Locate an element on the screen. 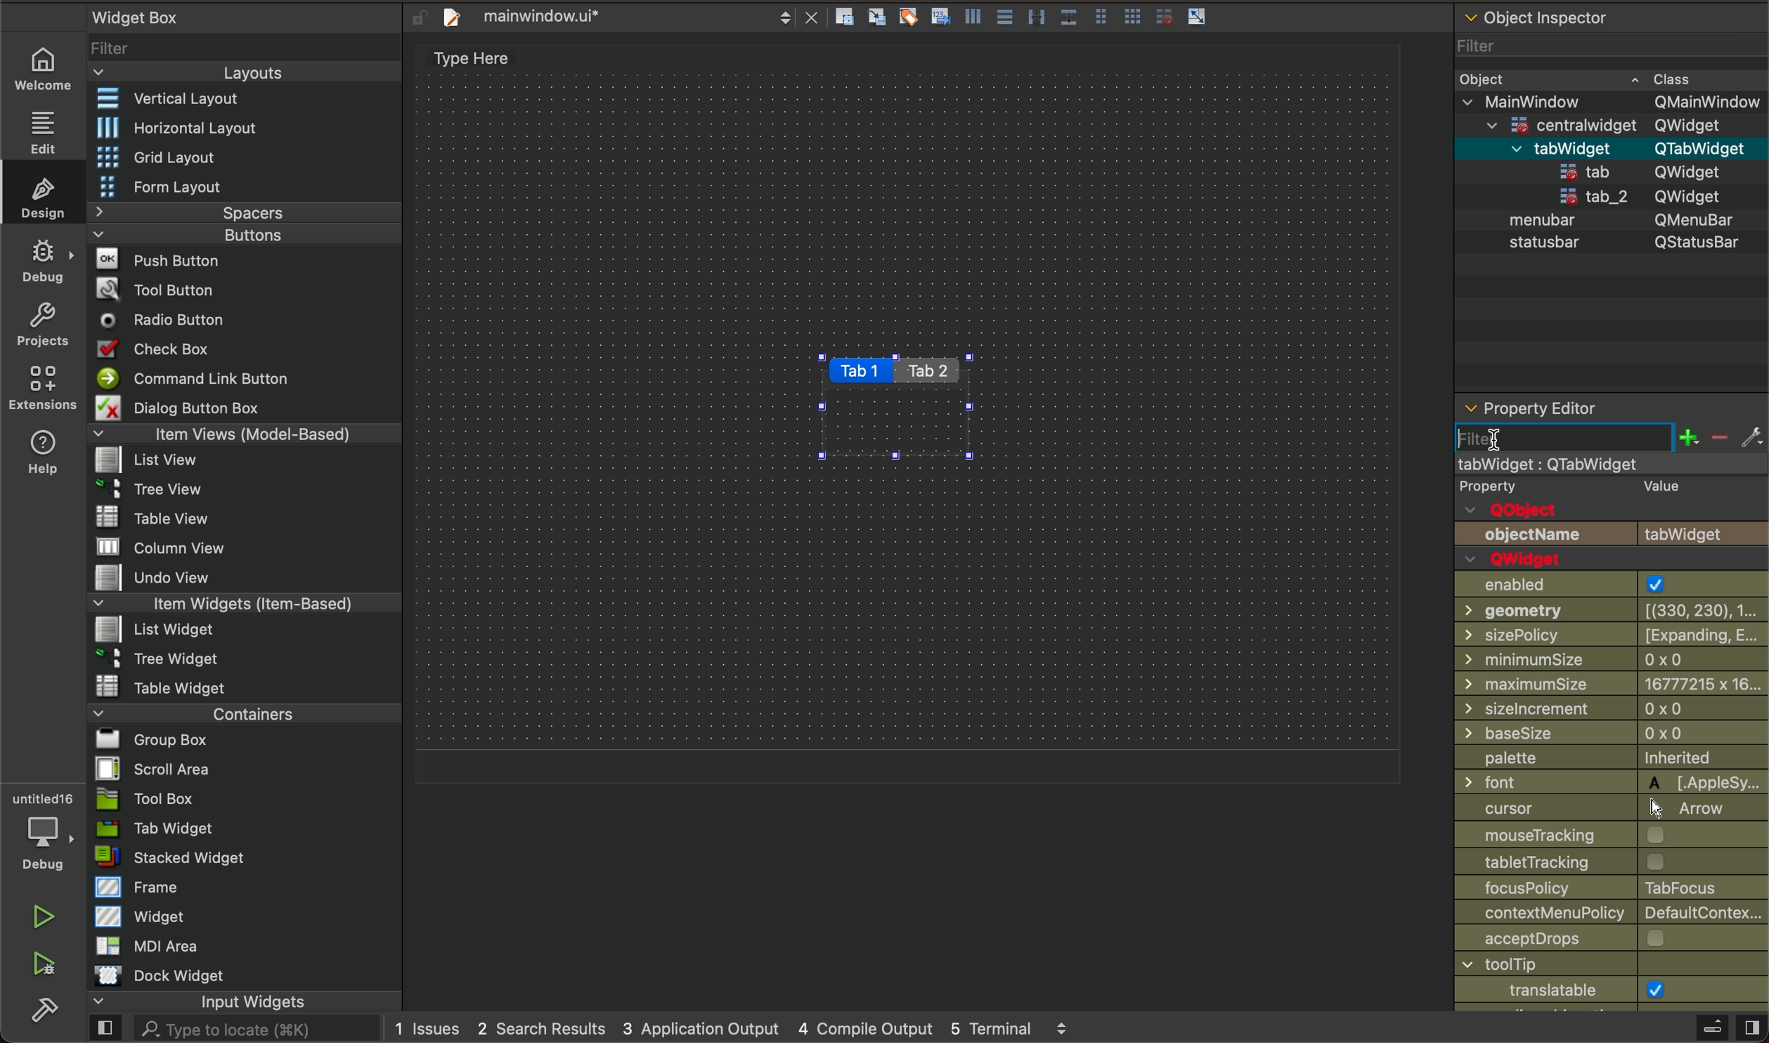 Image resolution: width=1769 pixels, height=1043 pixels. focus is located at coordinates (1614, 889).